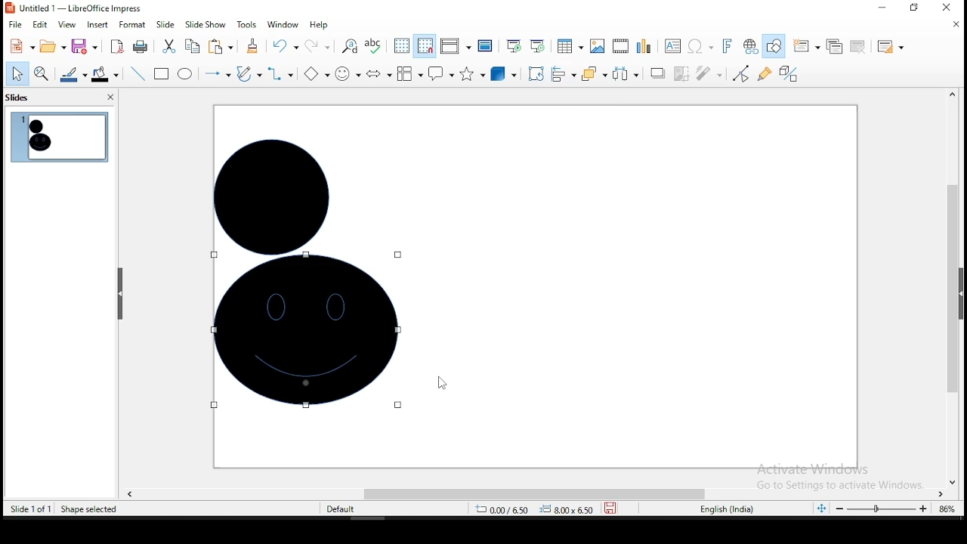  Describe the element at coordinates (378, 73) in the screenshot. I see `block arrows` at that location.